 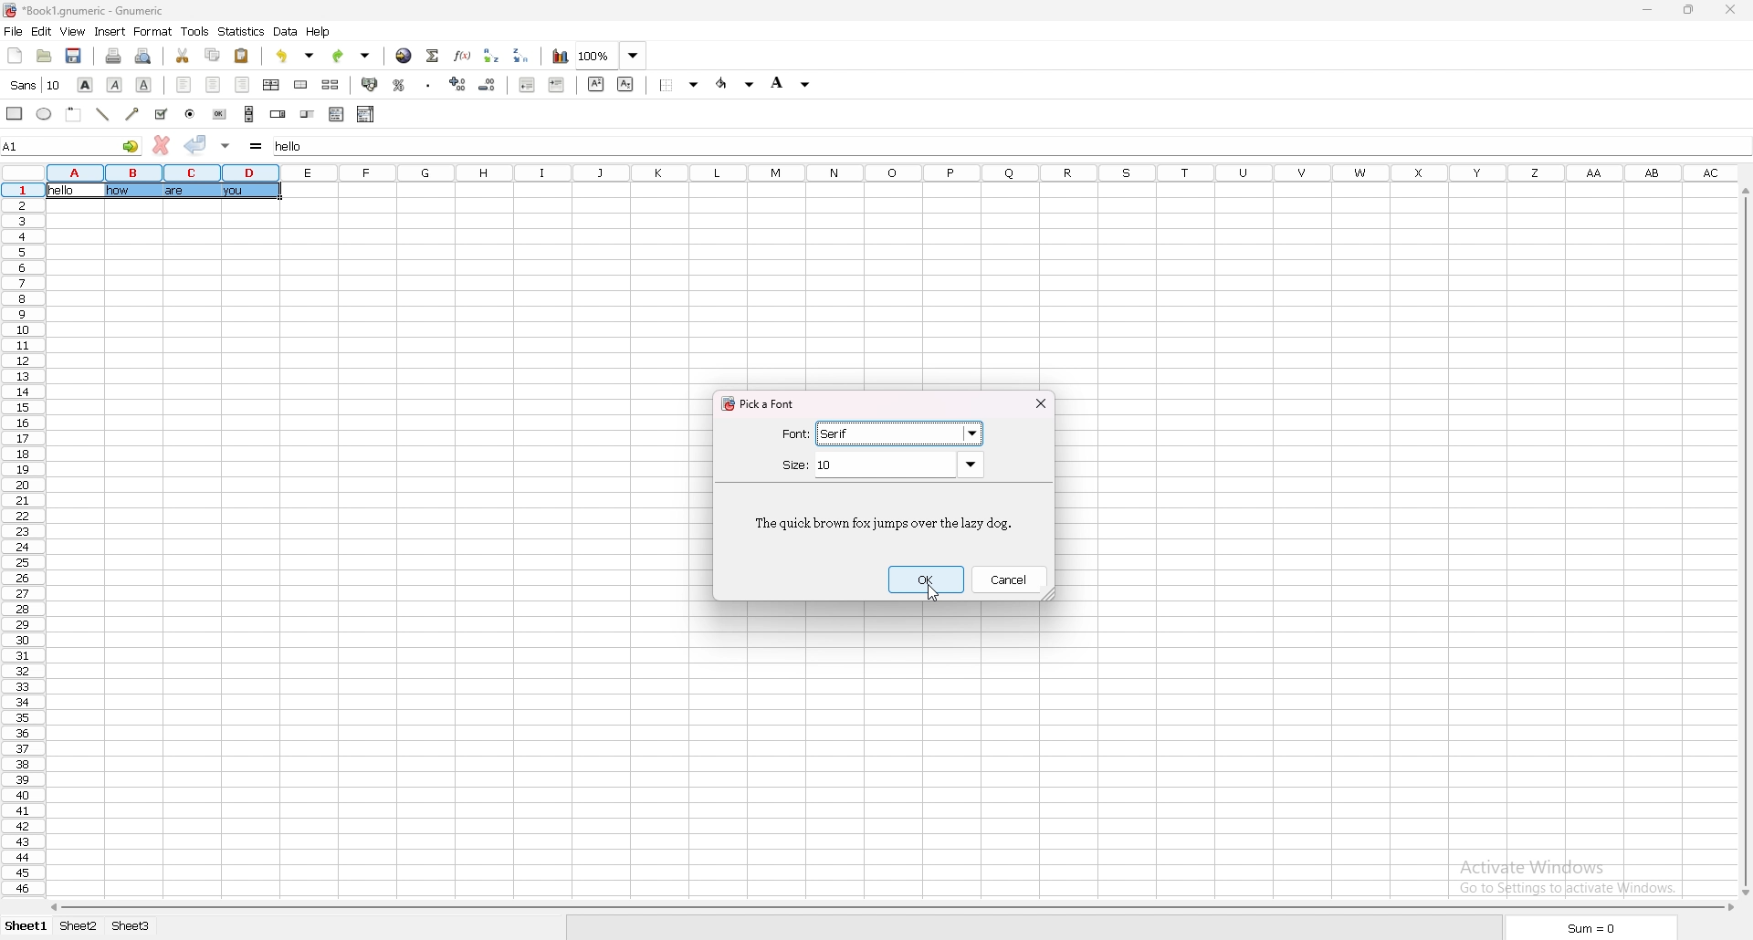 I want to click on underline, so click(x=143, y=84).